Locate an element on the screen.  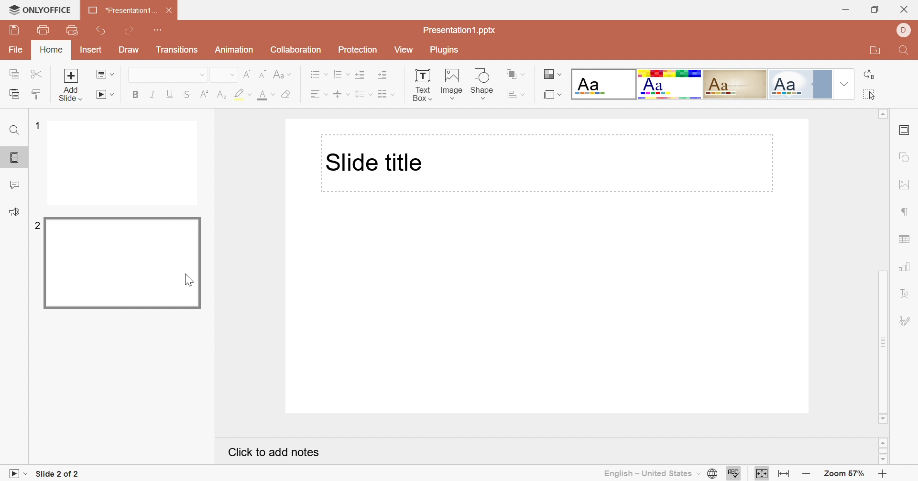
Add slide is located at coordinates (71, 85).